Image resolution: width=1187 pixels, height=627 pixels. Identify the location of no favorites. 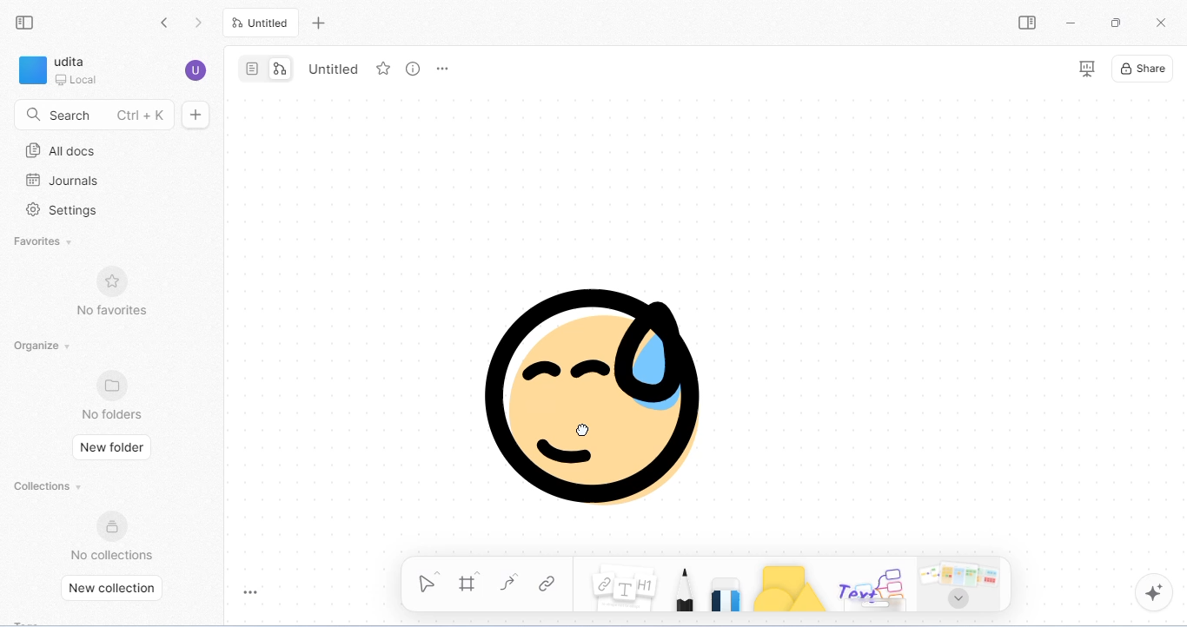
(109, 289).